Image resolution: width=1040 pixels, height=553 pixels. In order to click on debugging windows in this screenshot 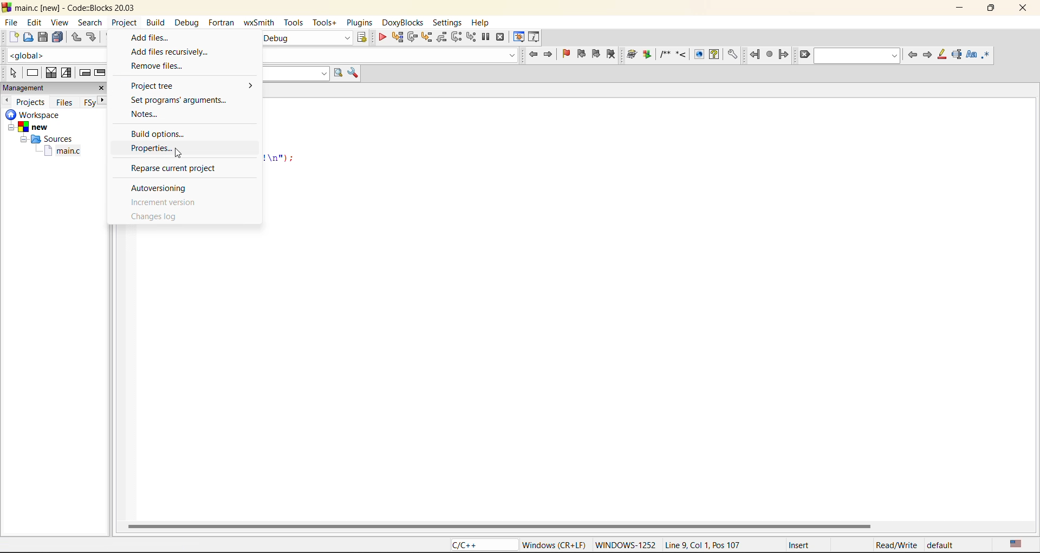, I will do `click(519, 37)`.